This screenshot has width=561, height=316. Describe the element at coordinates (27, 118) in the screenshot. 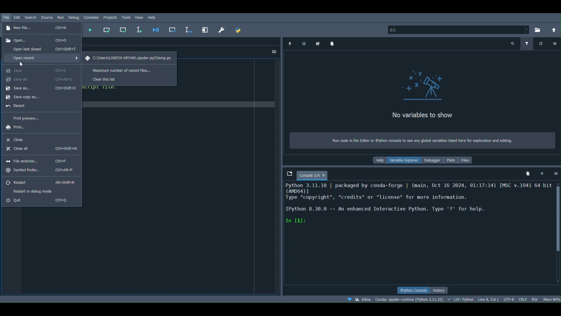

I see `Print preview` at that location.